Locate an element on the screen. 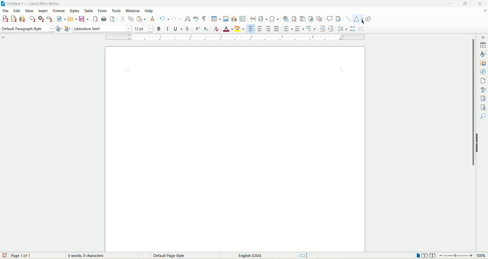 The width and height of the screenshot is (488, 259). close document is located at coordinates (485, 11).